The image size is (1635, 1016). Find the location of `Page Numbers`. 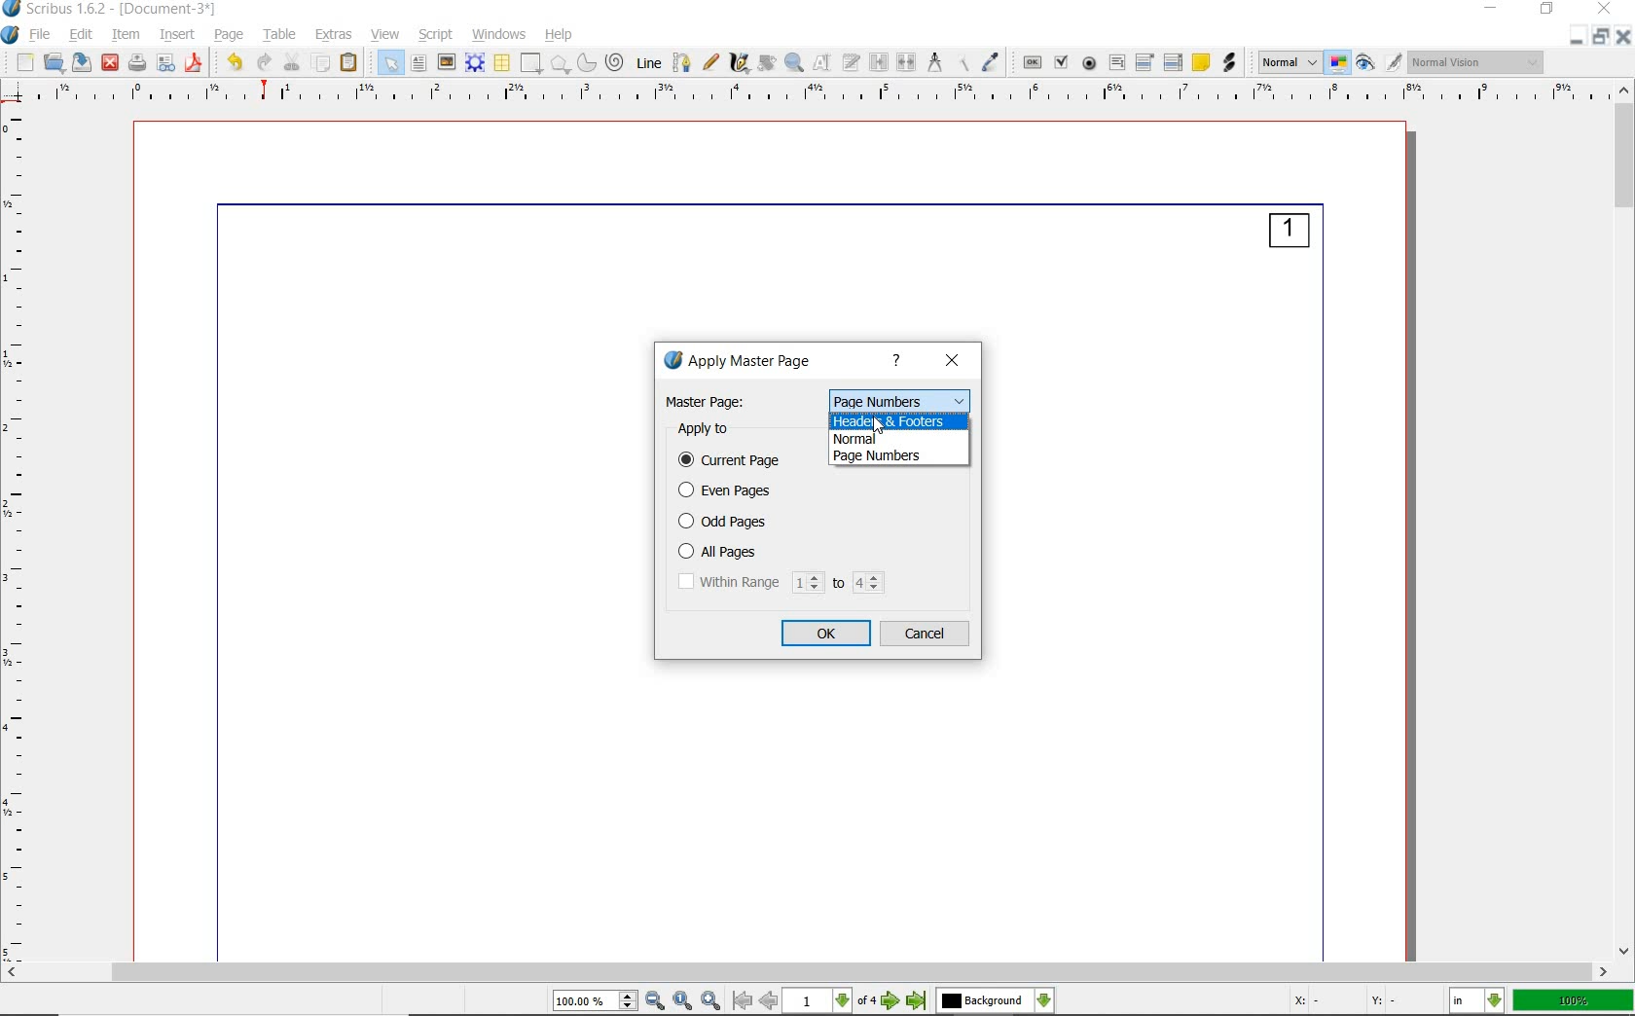

Page Numbers is located at coordinates (899, 399).